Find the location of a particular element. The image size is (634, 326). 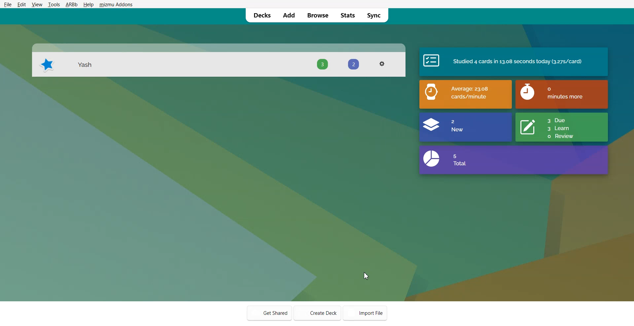

Settings is located at coordinates (383, 63).